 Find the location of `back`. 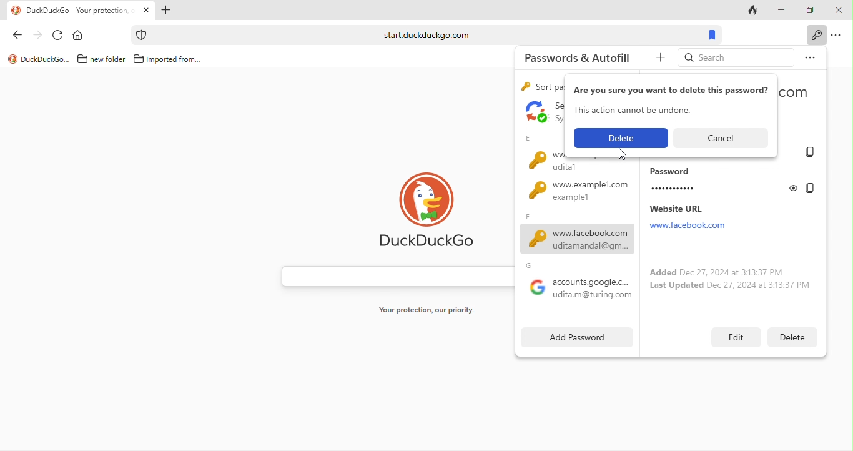

back is located at coordinates (21, 37).